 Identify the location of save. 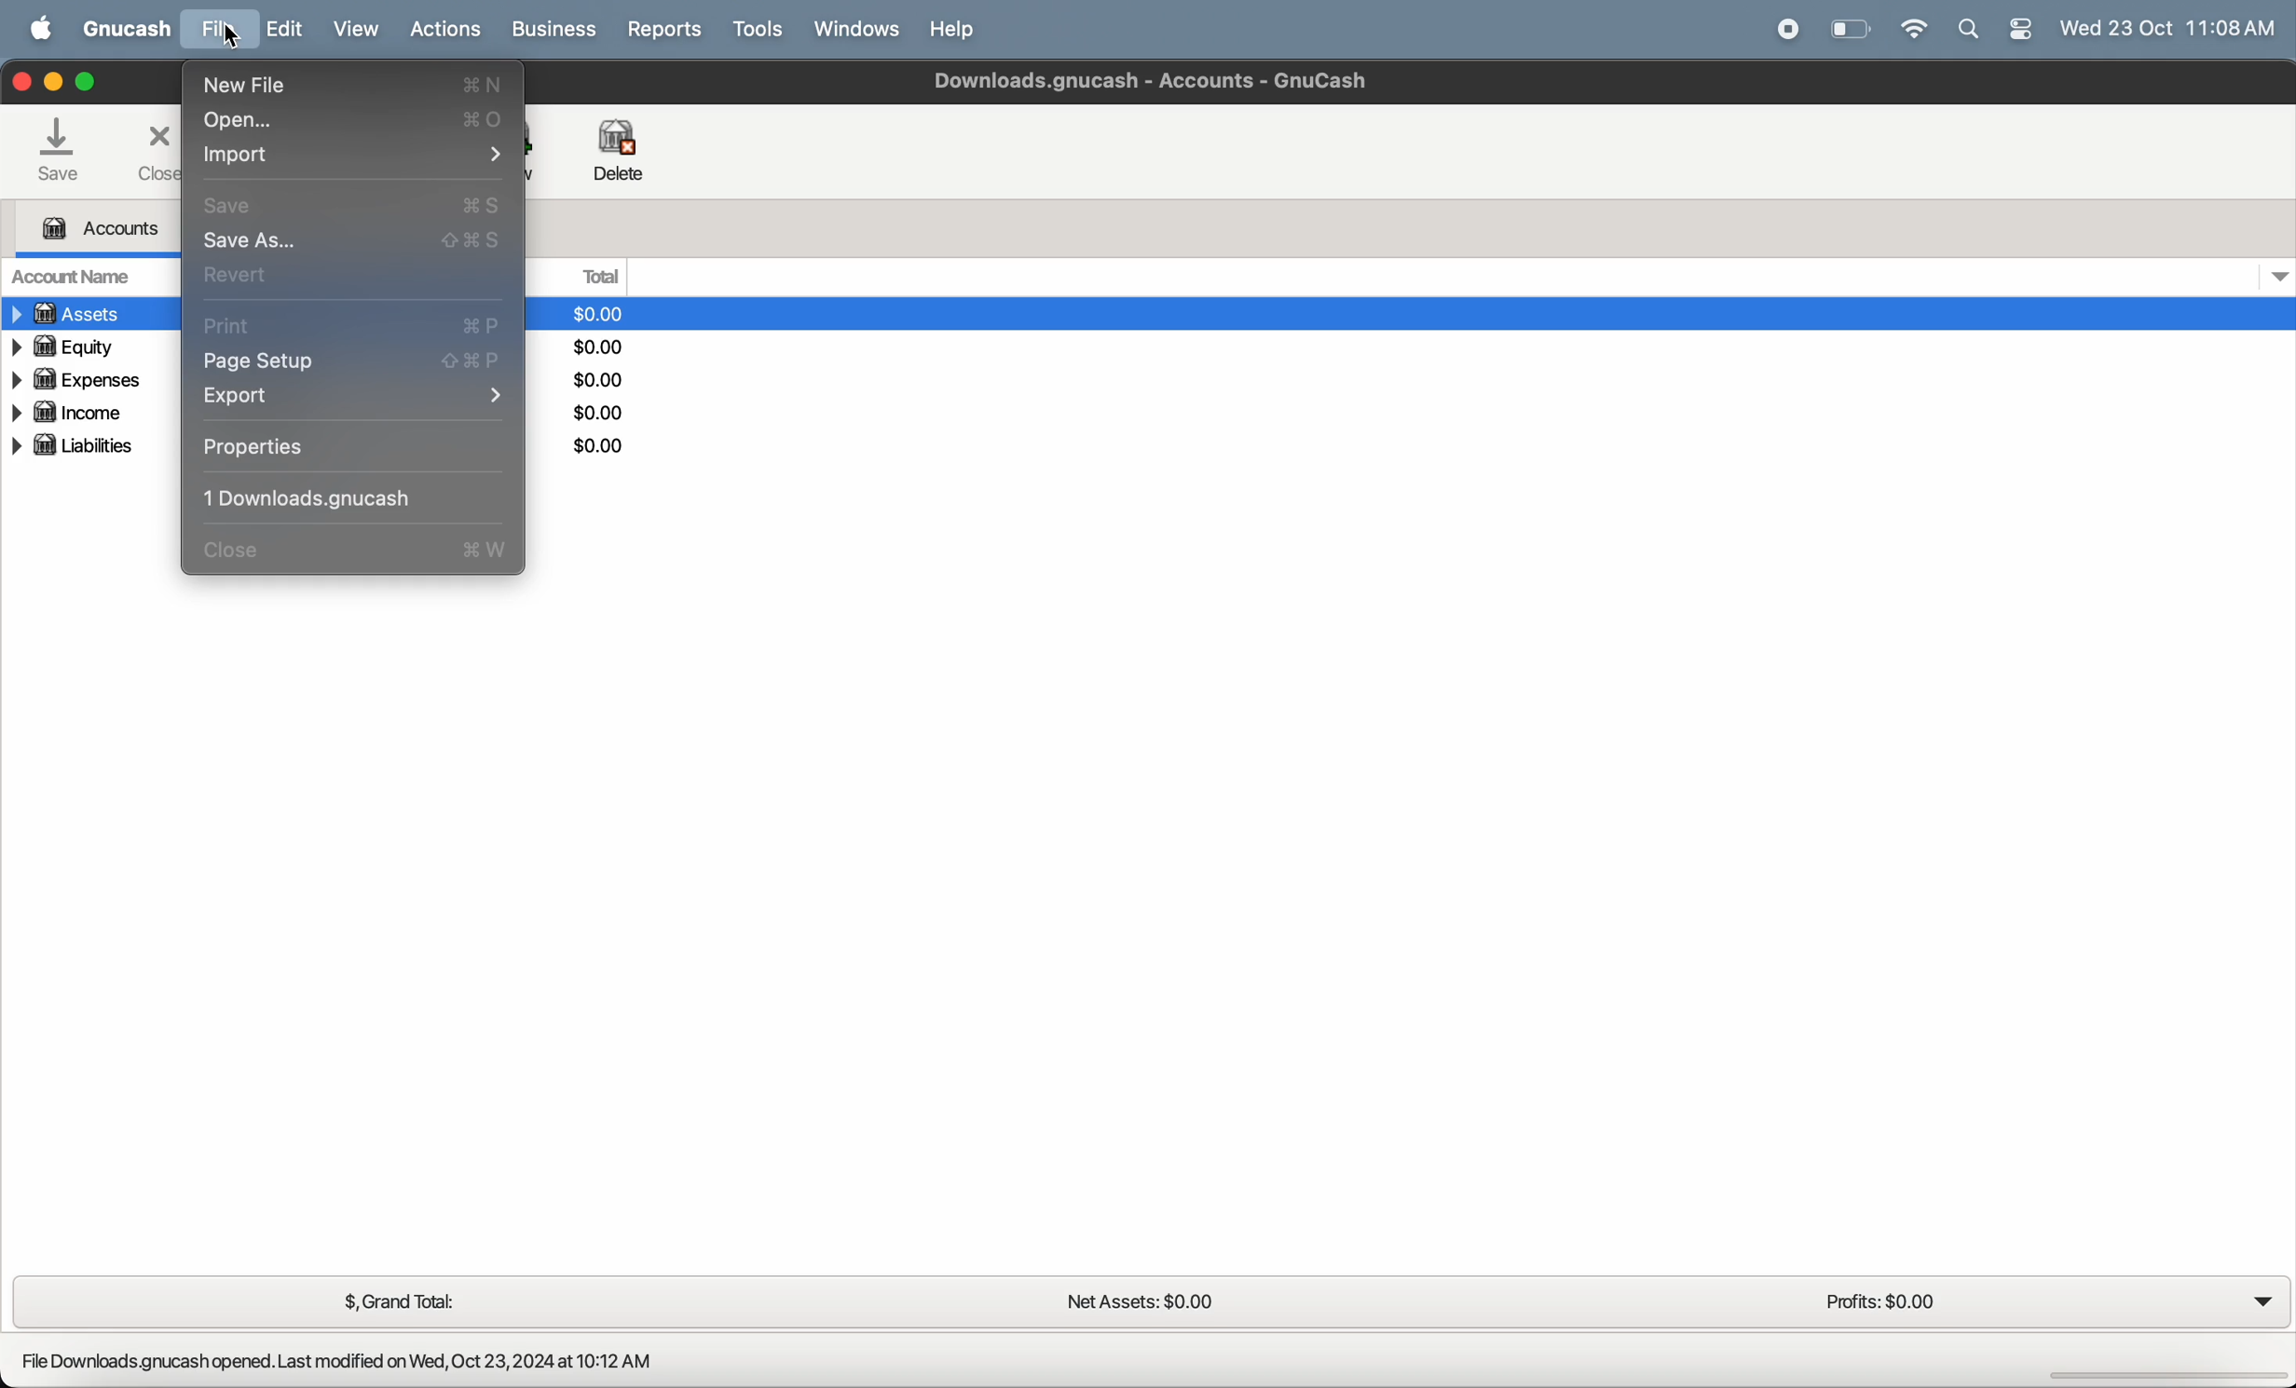
(54, 151).